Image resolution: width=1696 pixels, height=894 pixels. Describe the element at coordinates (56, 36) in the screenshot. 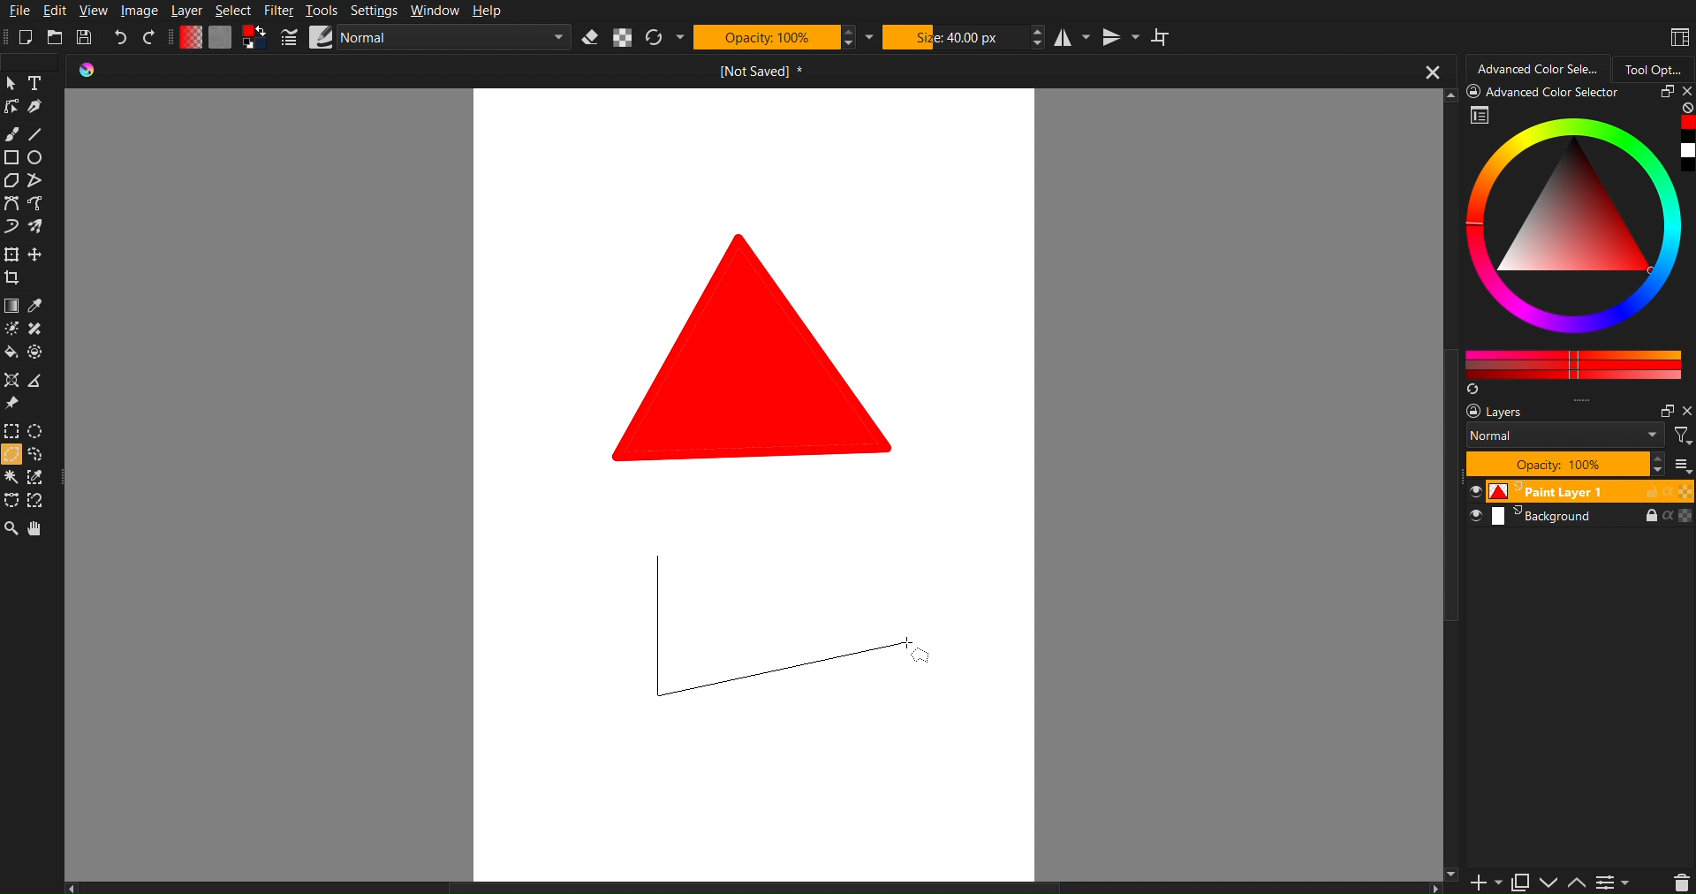

I see `Open` at that location.